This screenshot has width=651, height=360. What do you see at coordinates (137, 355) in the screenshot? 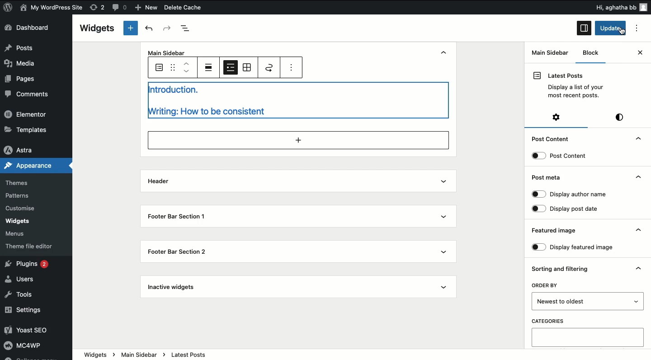
I see `main sidebar` at bounding box center [137, 355].